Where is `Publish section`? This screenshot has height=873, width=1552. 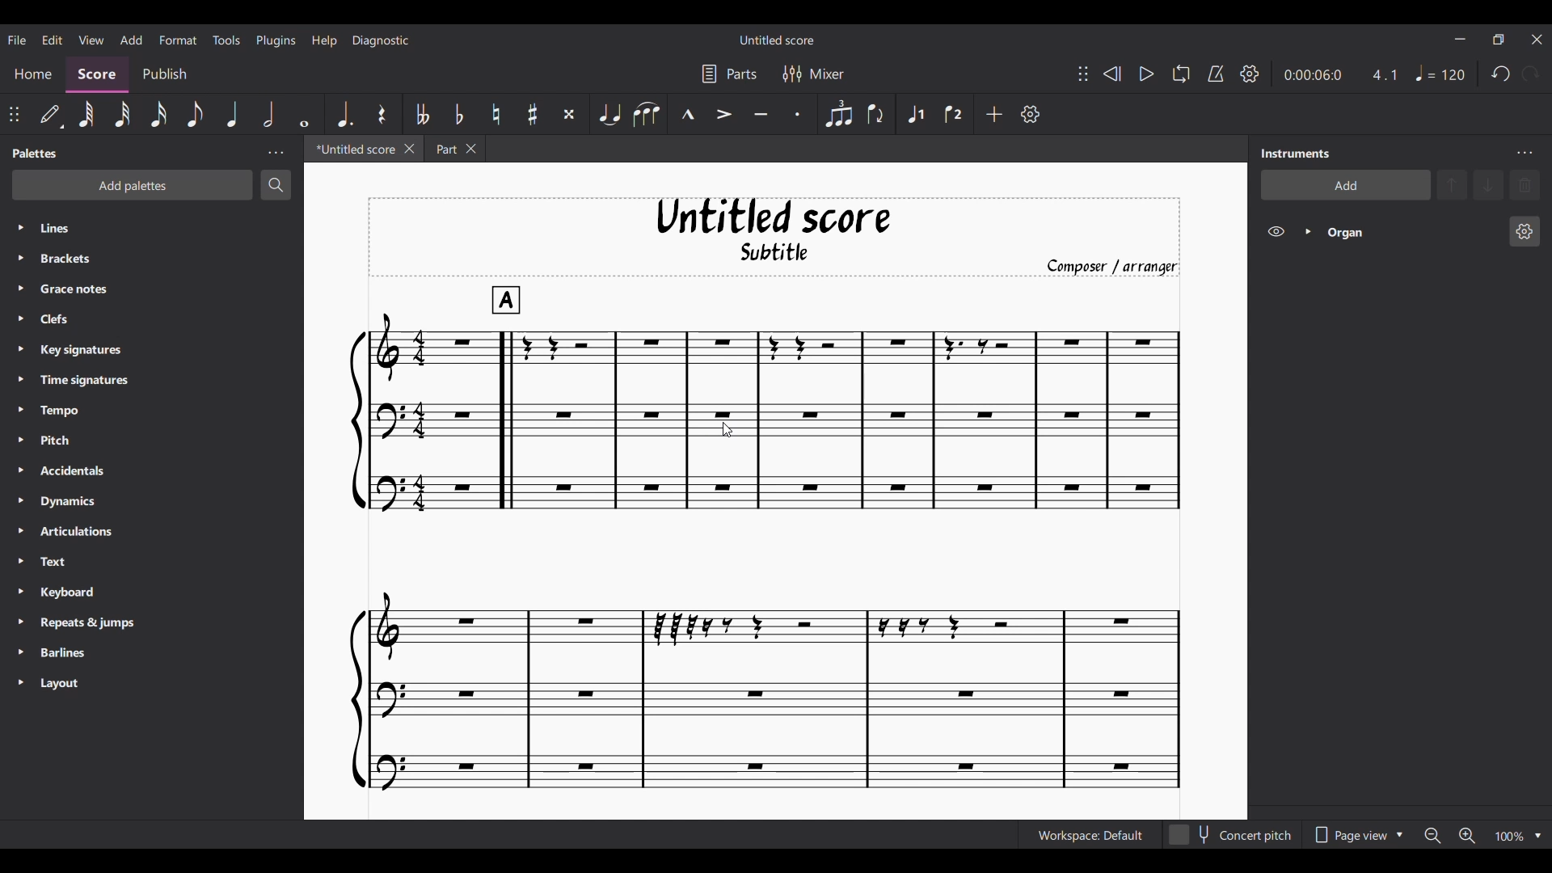
Publish section is located at coordinates (165, 74).